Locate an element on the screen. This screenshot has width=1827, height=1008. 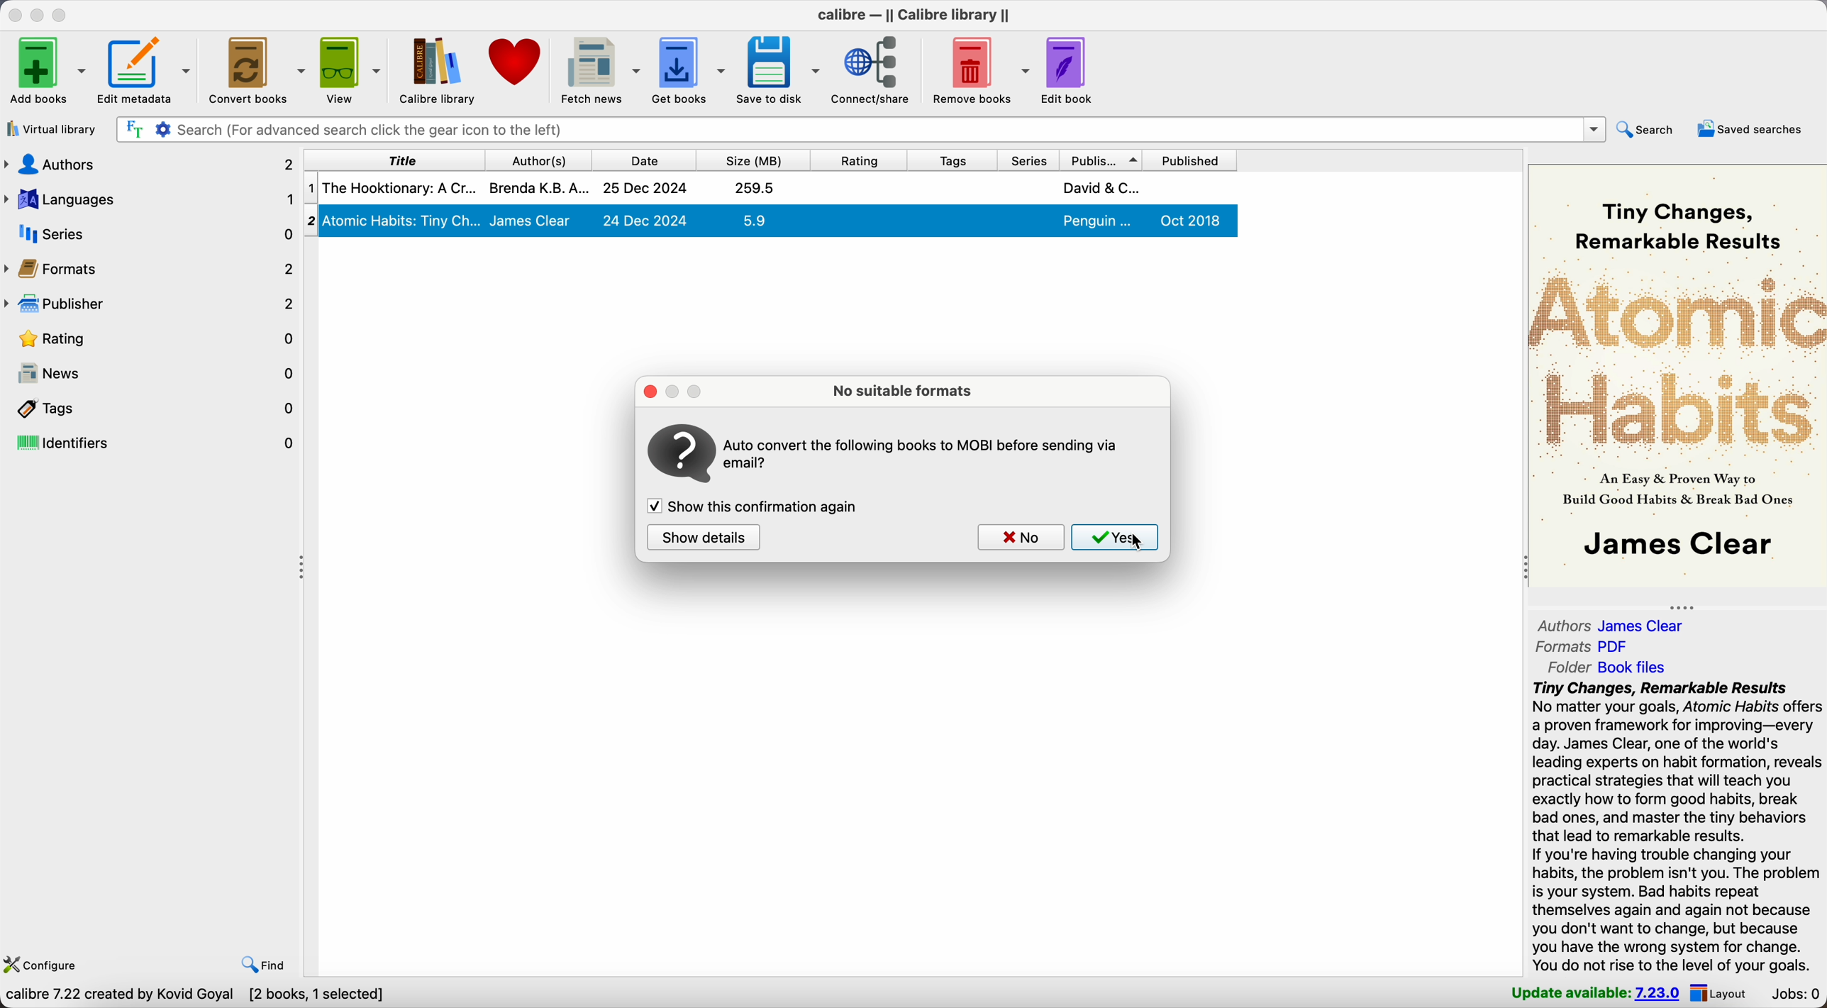
author(s) is located at coordinates (535, 159).